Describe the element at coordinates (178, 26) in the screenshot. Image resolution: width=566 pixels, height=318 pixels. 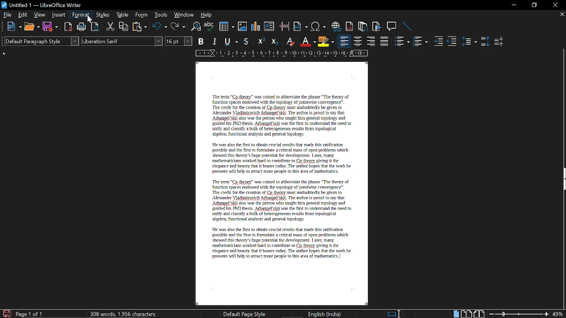
I see `Redo` at that location.